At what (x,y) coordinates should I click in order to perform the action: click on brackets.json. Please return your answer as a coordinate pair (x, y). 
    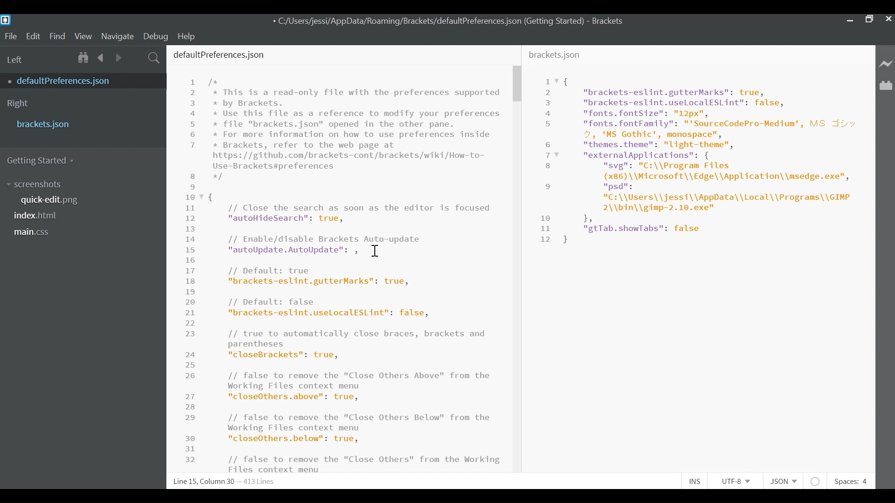
    Looking at the image, I should click on (81, 124).